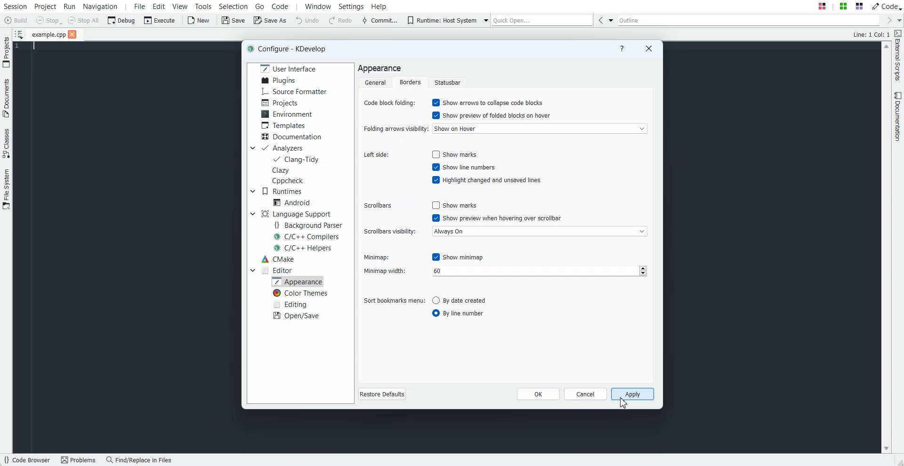 The height and width of the screenshot is (466, 904). I want to click on Enable show line numbers, so click(463, 167).